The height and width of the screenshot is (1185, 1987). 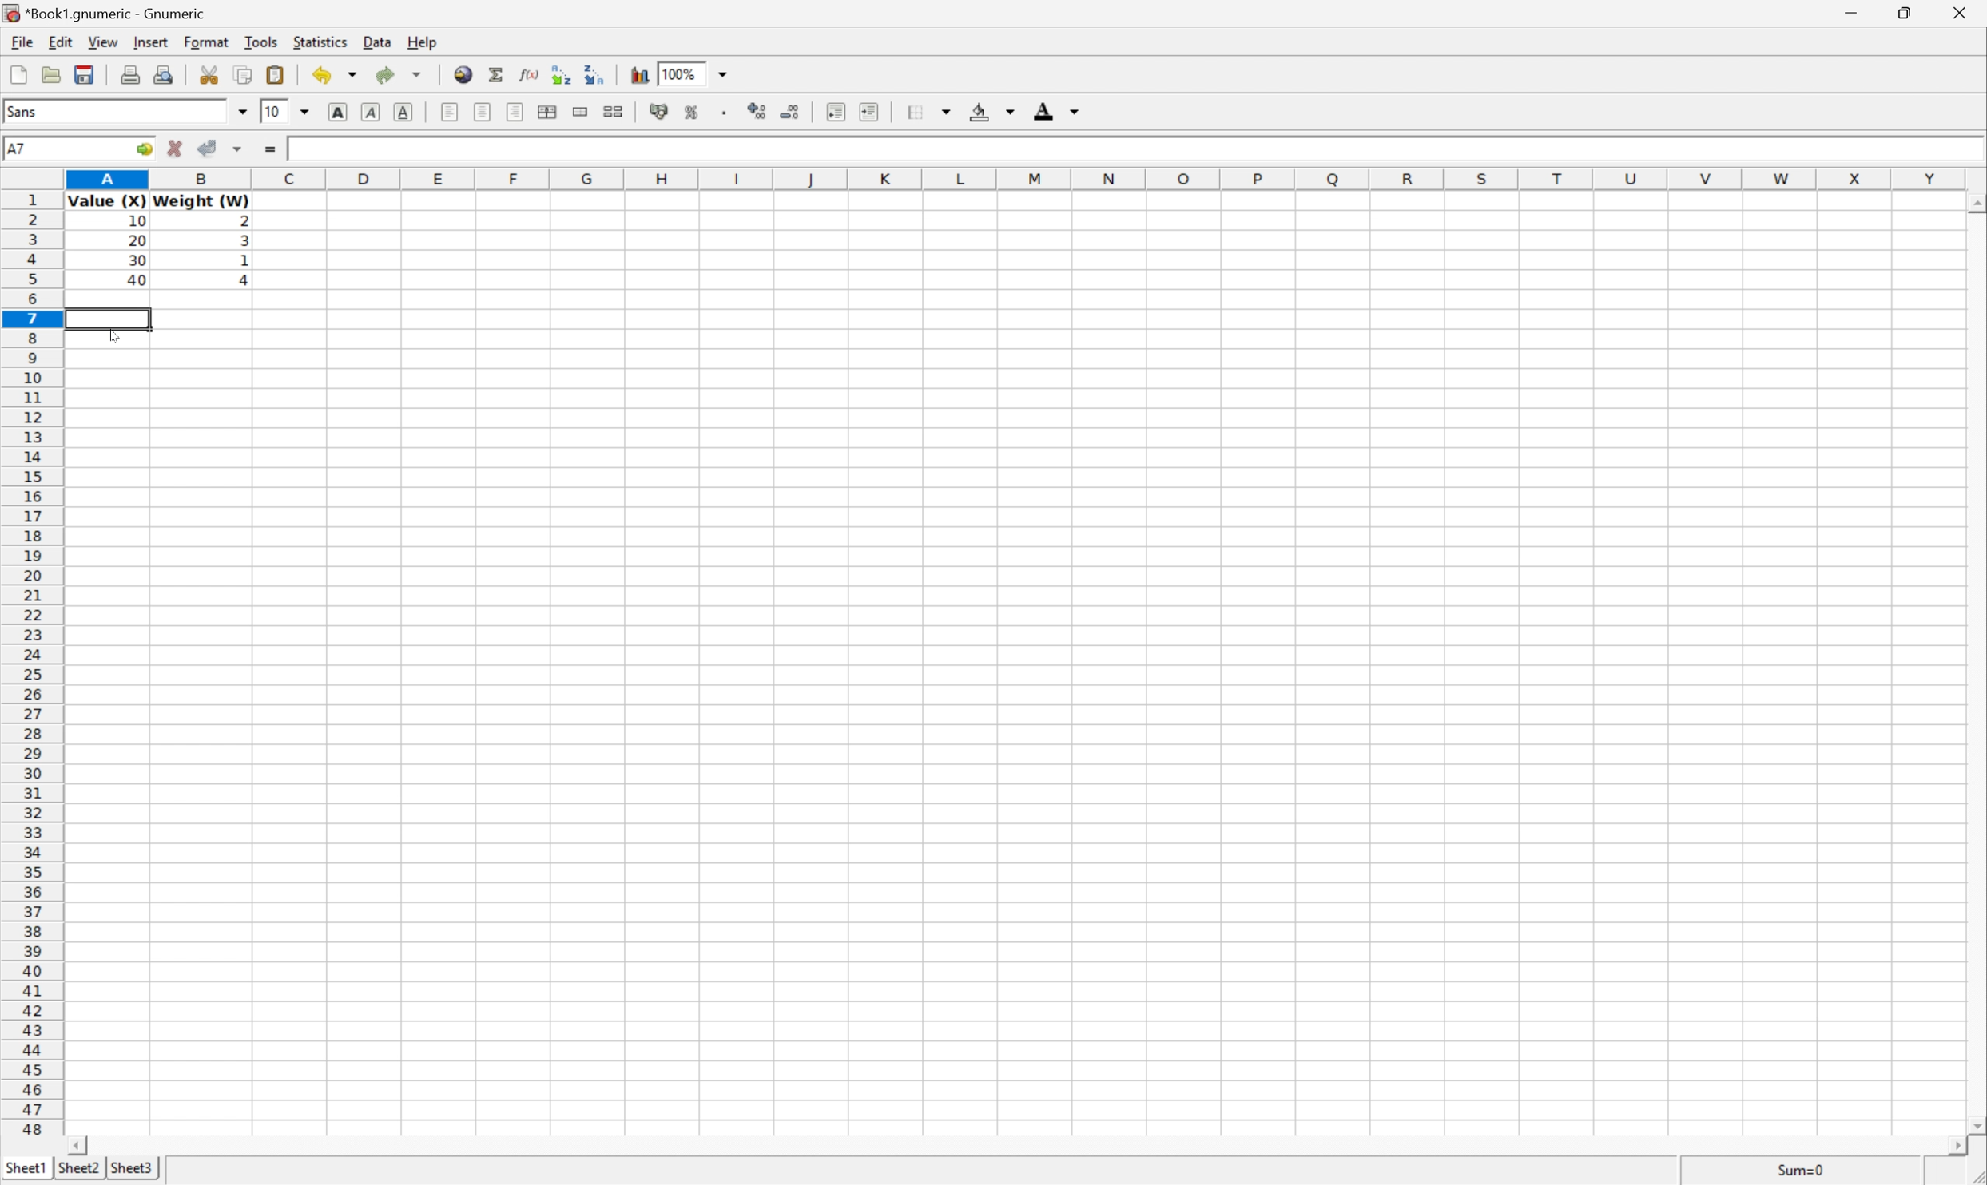 I want to click on Print preview, so click(x=163, y=76).